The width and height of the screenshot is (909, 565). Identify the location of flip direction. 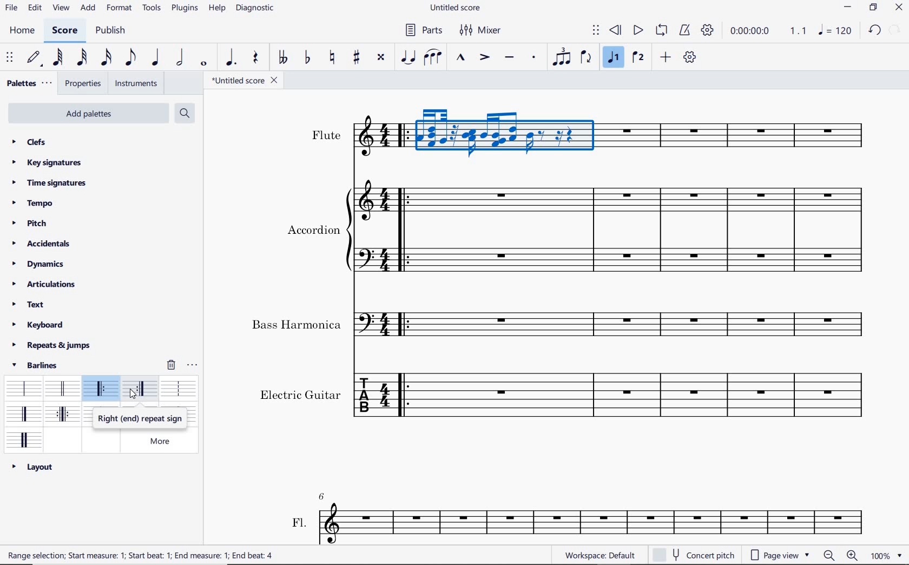
(586, 58).